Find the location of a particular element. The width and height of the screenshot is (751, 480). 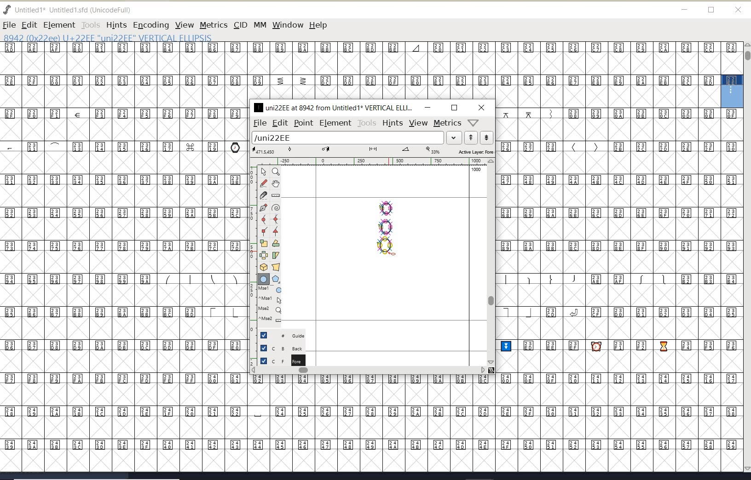

add a point, then drag out its control points is located at coordinates (263, 207).